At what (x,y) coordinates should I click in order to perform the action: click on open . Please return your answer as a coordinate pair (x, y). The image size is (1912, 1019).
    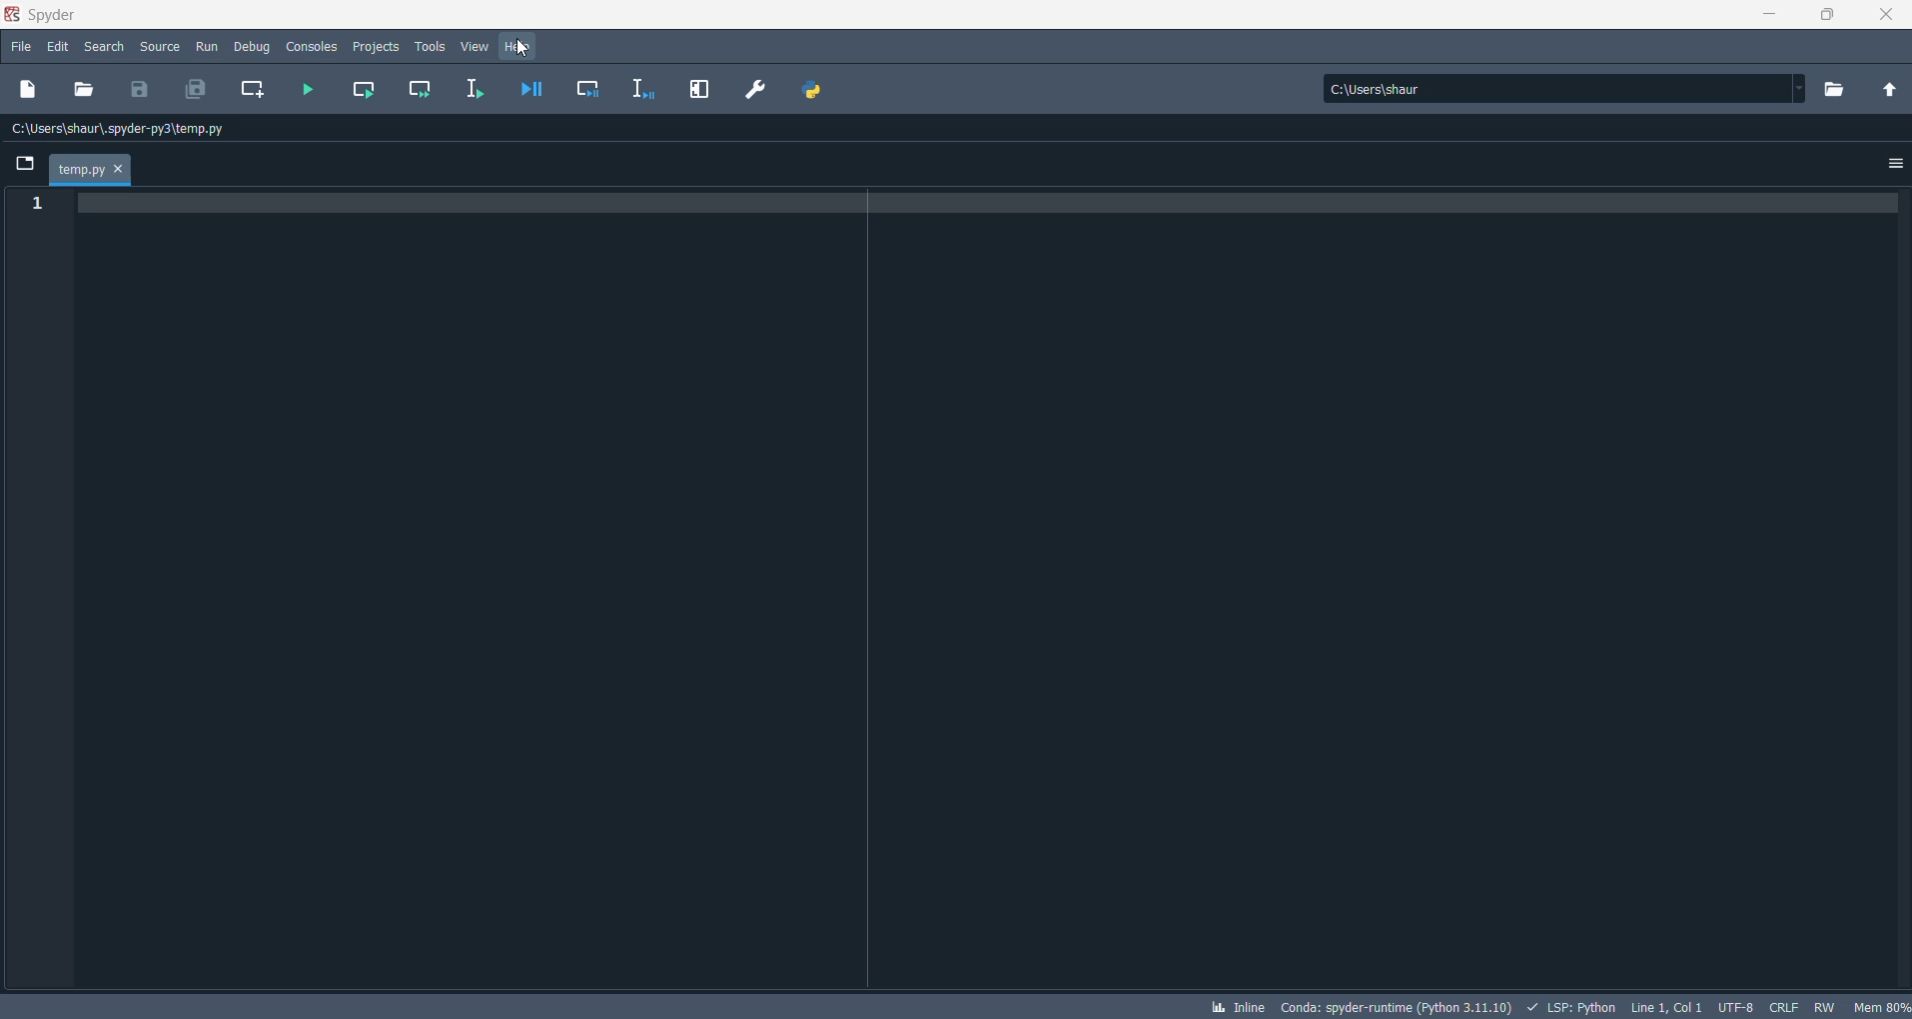
    Looking at the image, I should click on (87, 91).